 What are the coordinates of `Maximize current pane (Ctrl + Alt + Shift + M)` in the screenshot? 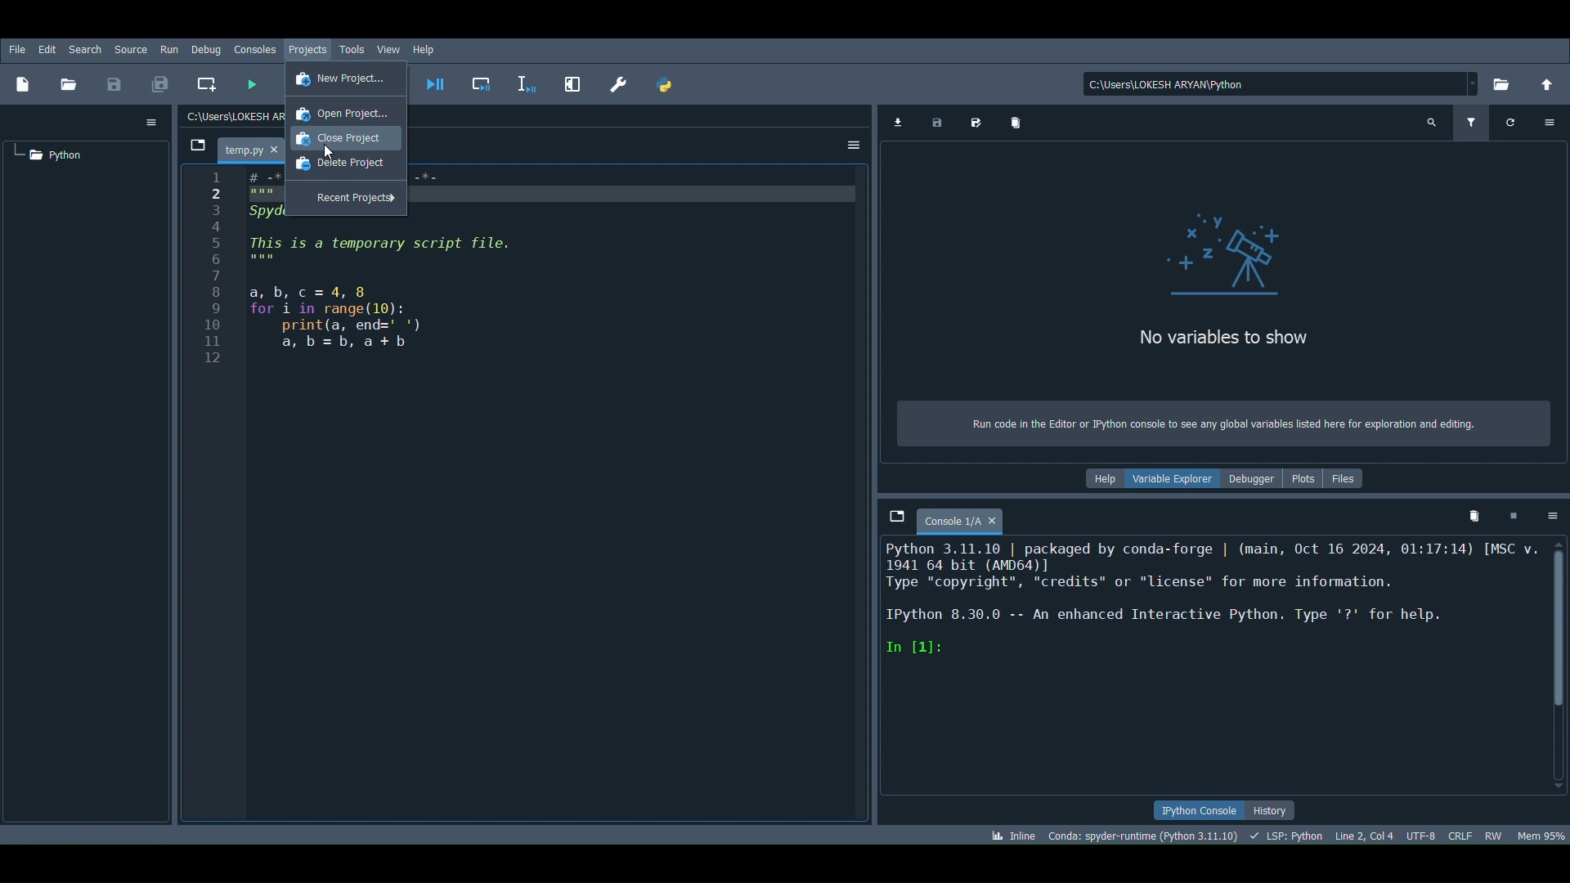 It's located at (571, 82).